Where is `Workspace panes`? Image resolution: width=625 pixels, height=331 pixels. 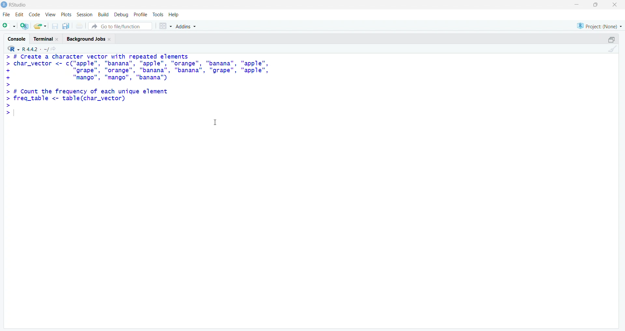 Workspace panes is located at coordinates (166, 26).